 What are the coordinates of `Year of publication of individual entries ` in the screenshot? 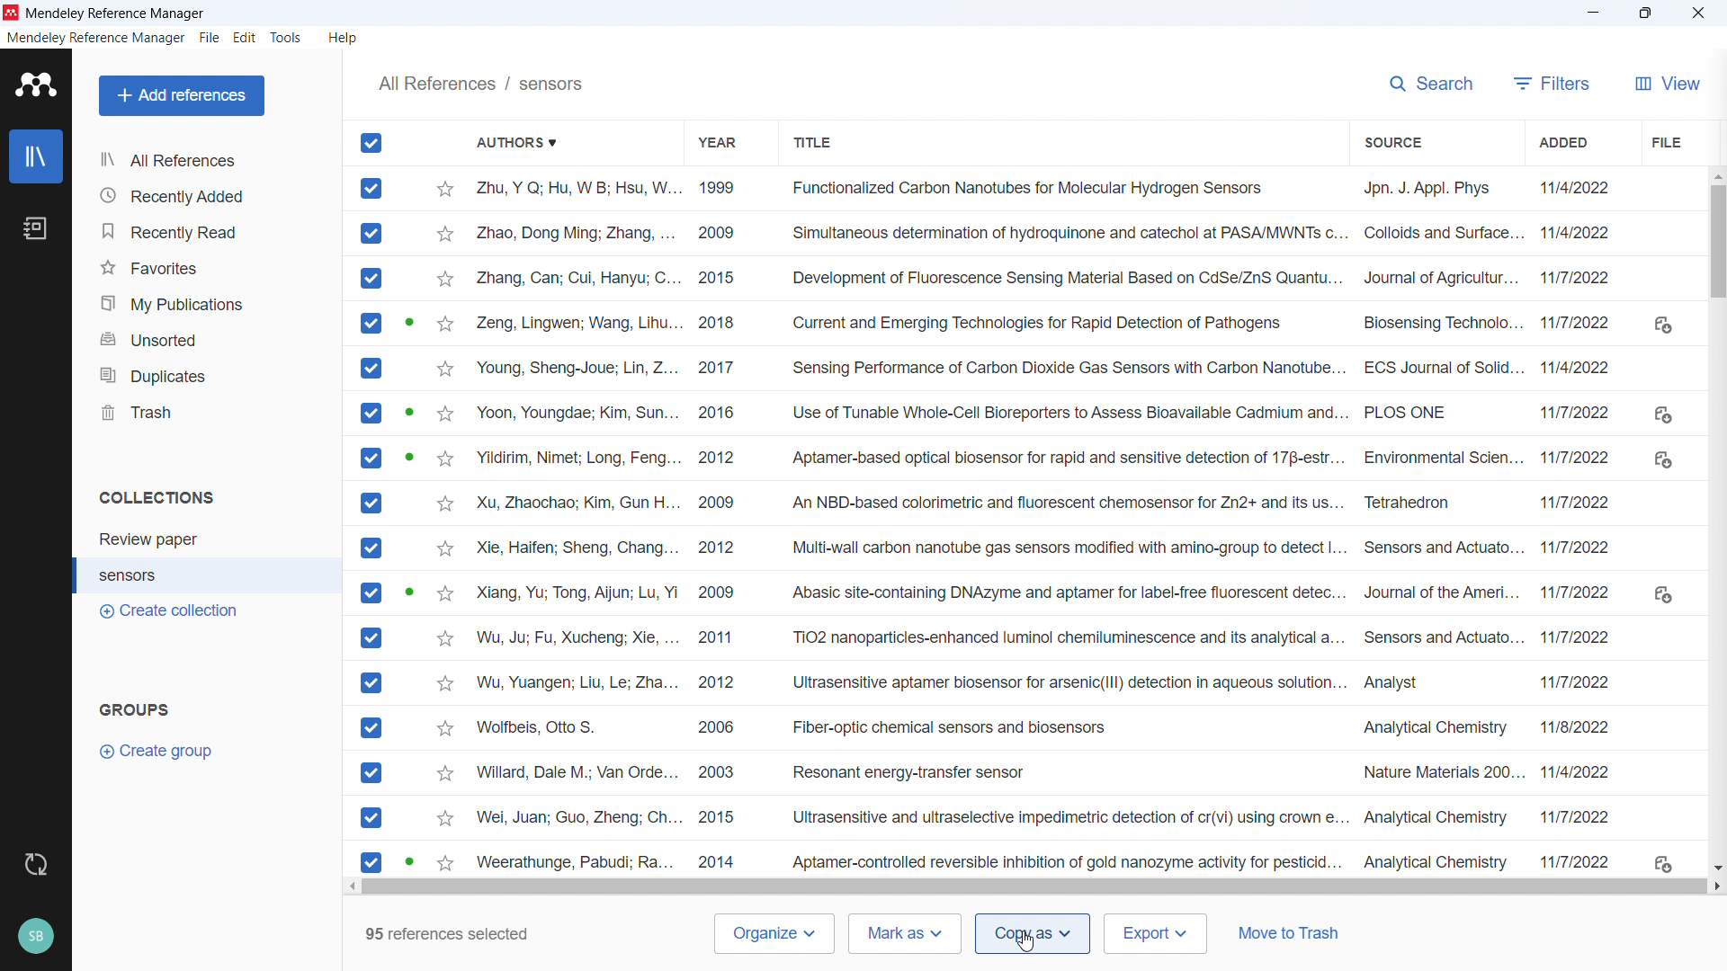 It's located at (716, 524).